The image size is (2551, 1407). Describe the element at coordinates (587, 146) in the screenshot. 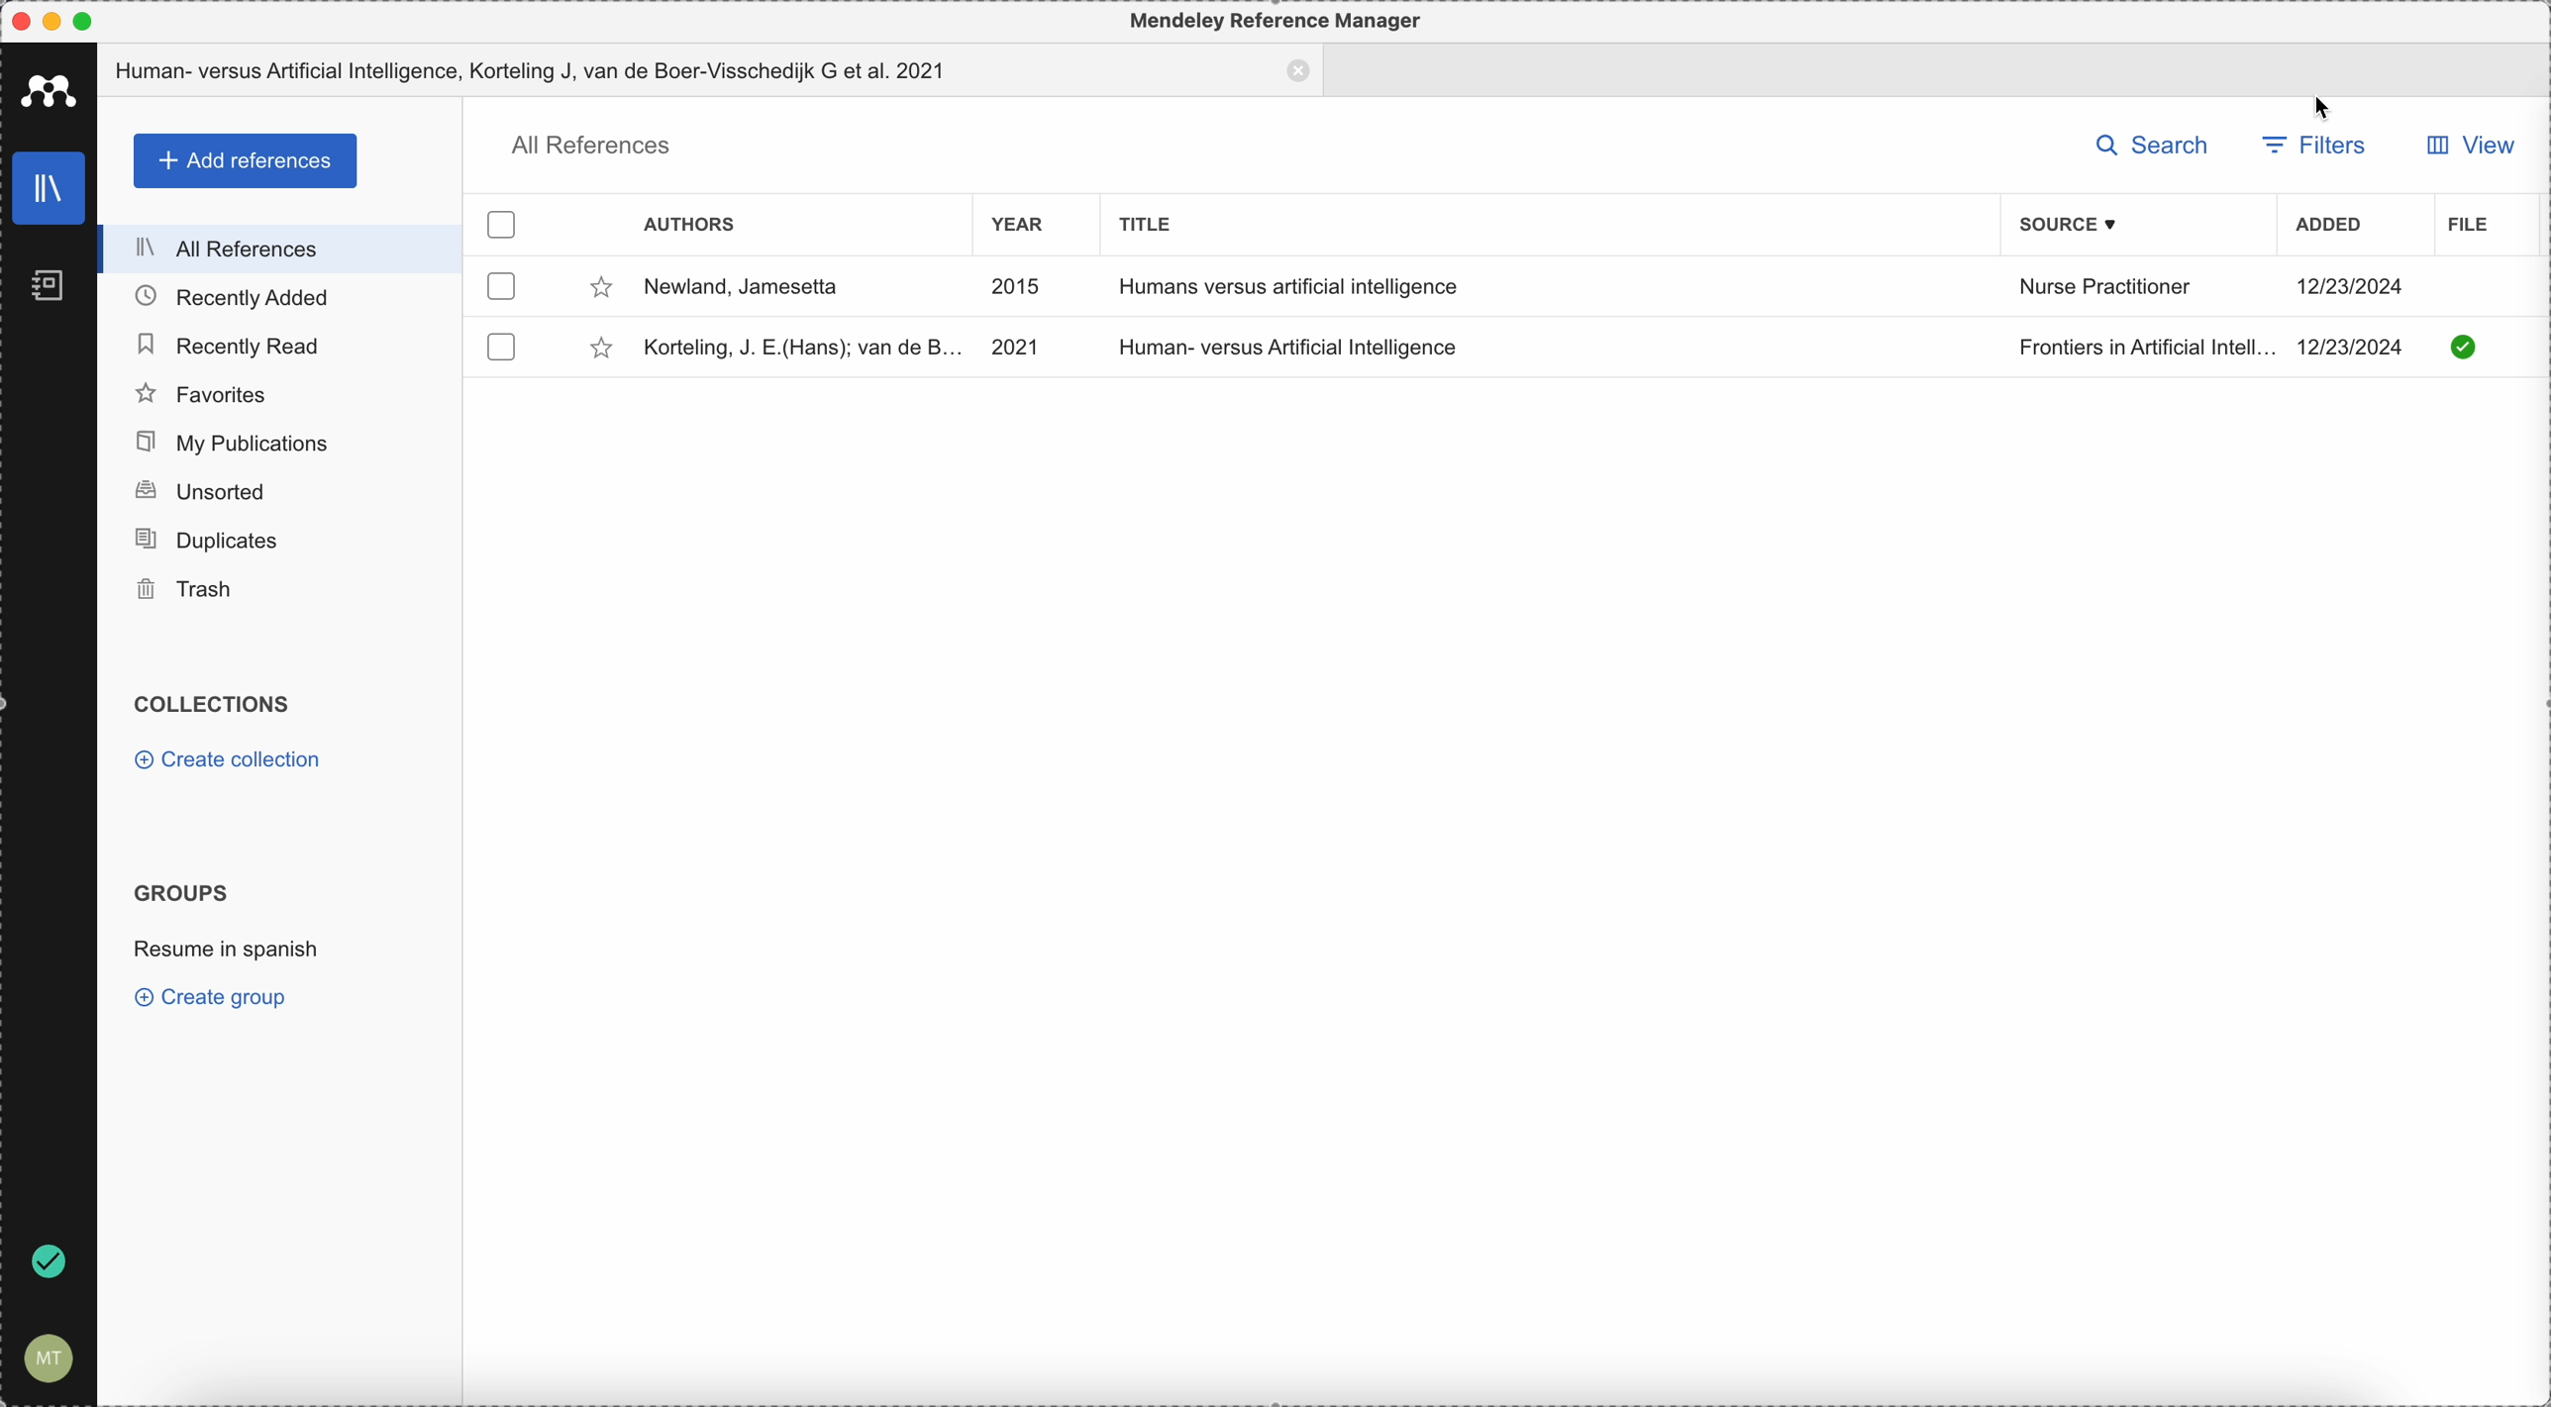

I see `all references` at that location.